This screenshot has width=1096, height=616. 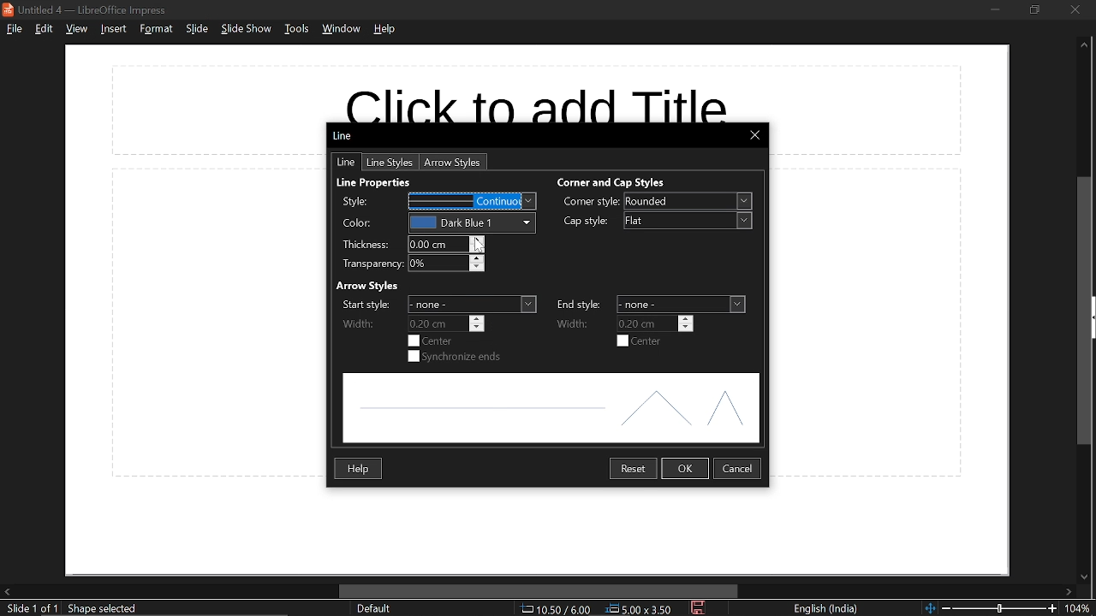 What do you see at coordinates (360, 470) in the screenshot?
I see `help` at bounding box center [360, 470].